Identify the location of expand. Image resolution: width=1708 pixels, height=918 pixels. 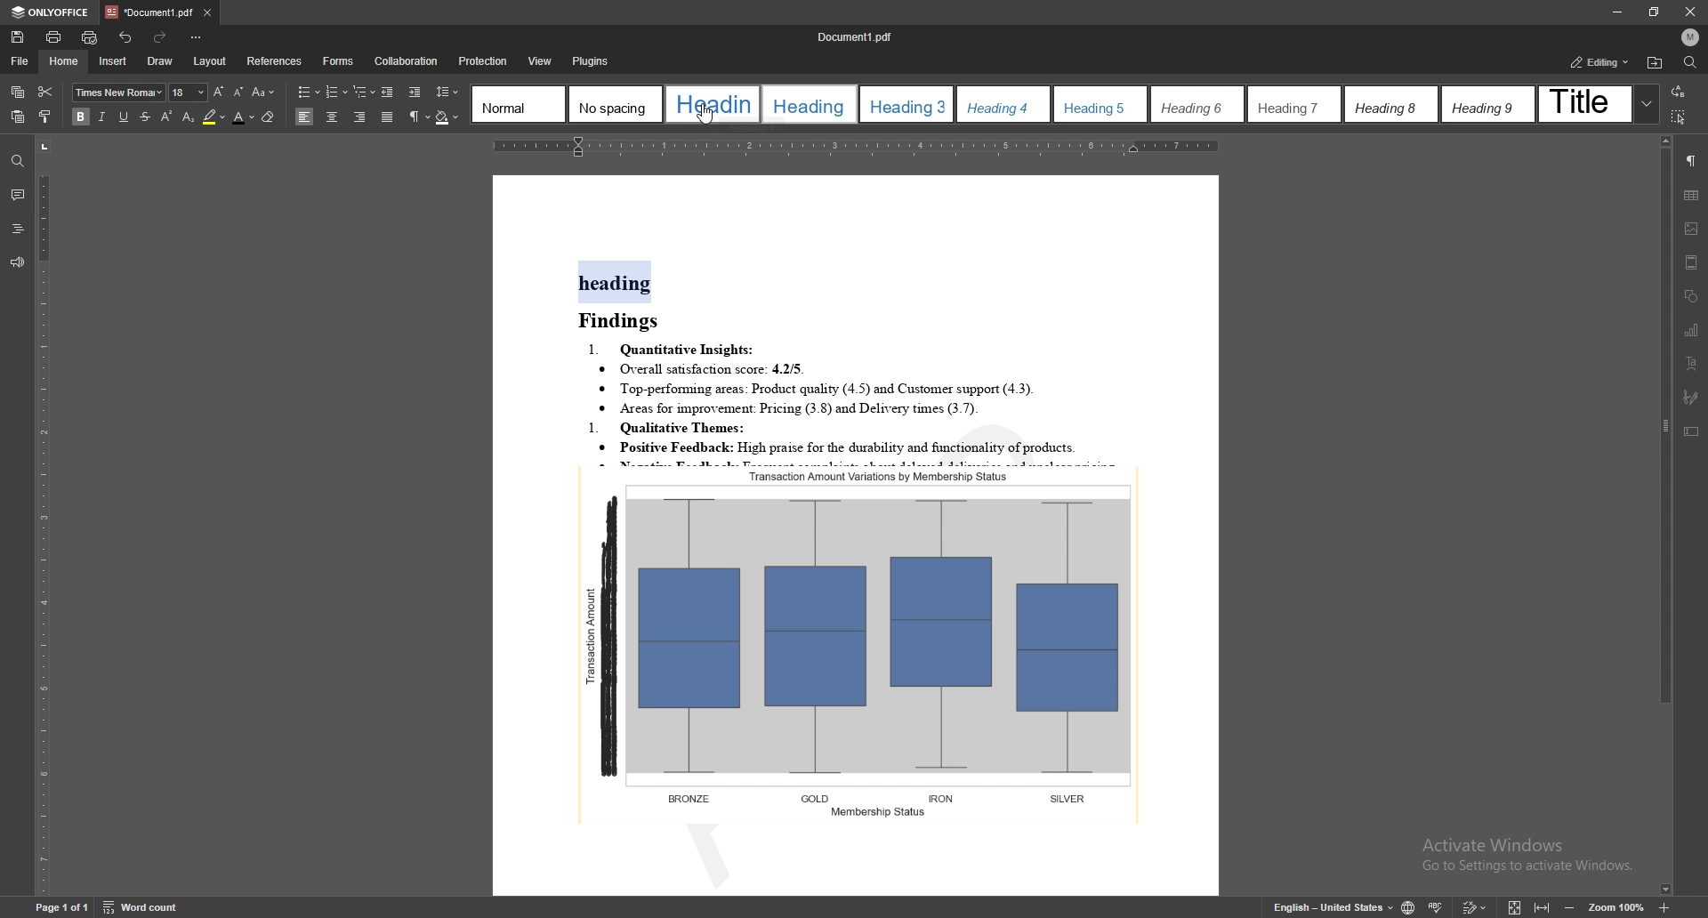
(1646, 103).